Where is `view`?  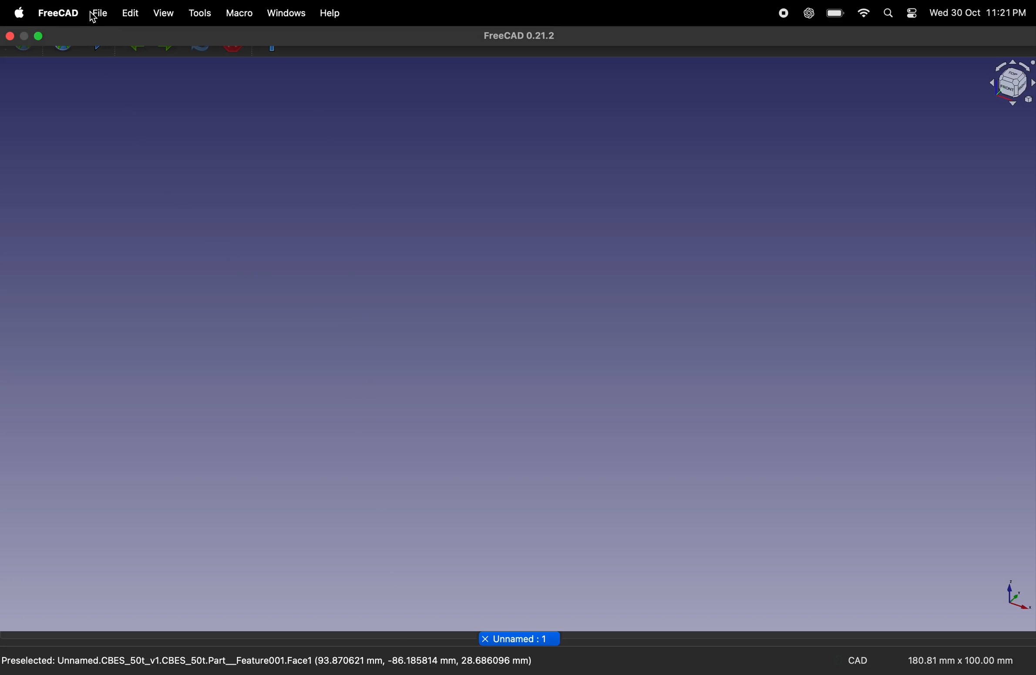 view is located at coordinates (164, 14).